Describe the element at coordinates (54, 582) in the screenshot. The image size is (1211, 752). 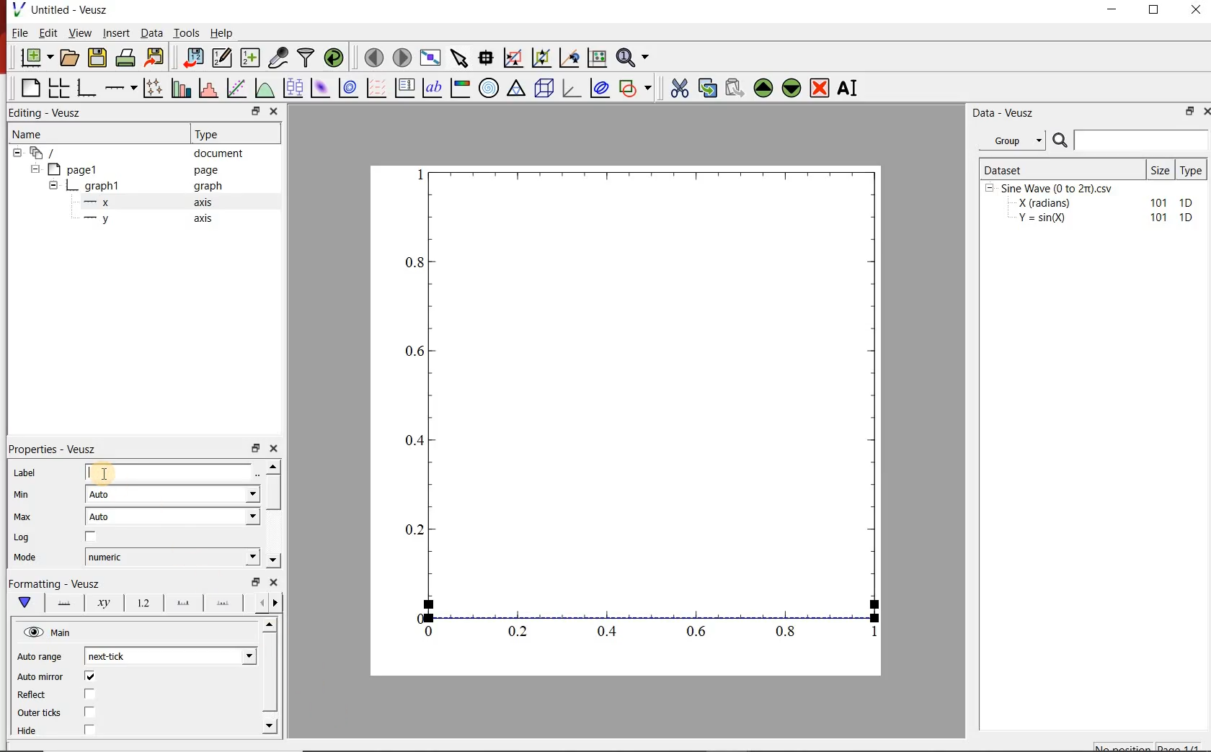
I see `Formatting - Veusz` at that location.